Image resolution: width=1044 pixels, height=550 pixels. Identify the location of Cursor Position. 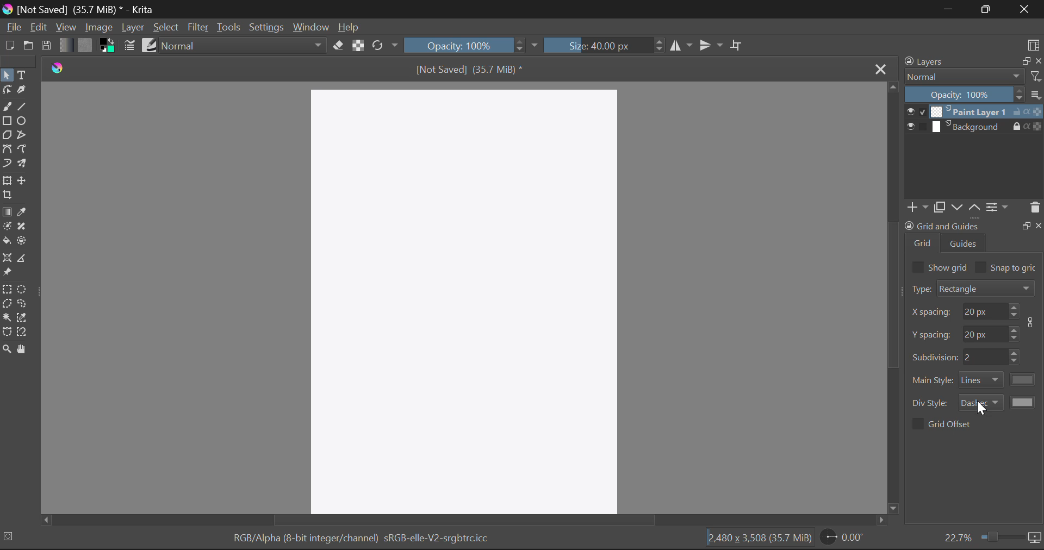
(979, 408).